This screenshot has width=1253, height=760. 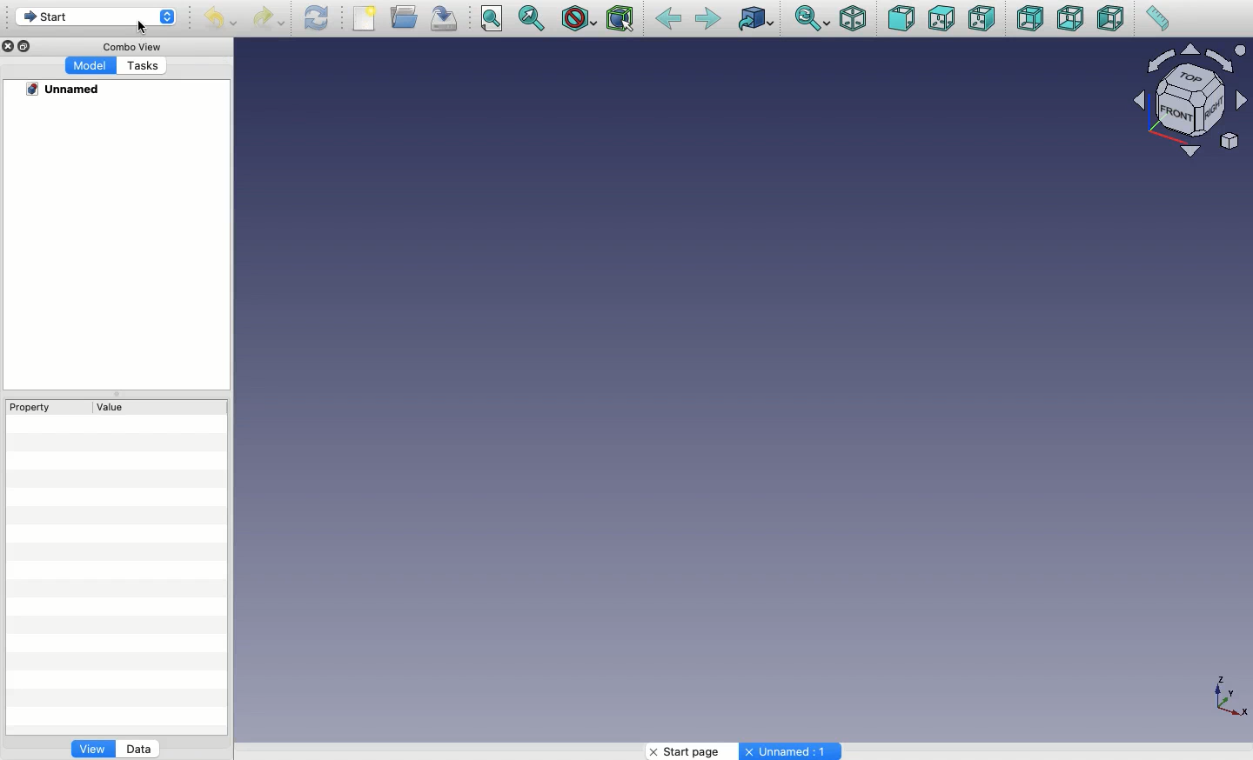 What do you see at coordinates (579, 18) in the screenshot?
I see `Draw style` at bounding box center [579, 18].